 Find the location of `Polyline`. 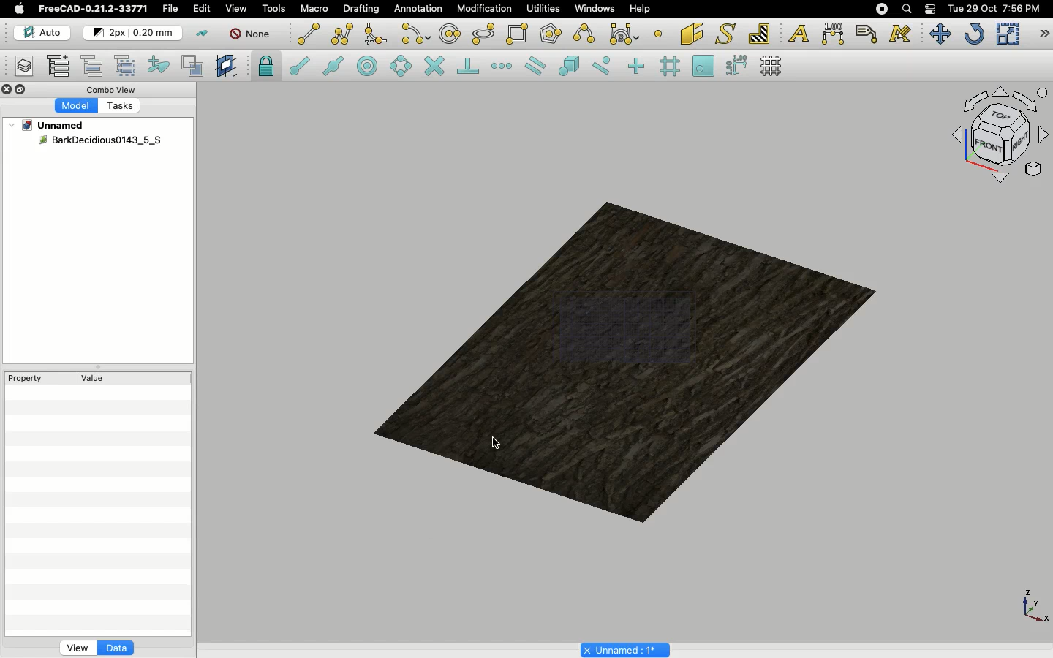

Polyline is located at coordinates (342, 34).